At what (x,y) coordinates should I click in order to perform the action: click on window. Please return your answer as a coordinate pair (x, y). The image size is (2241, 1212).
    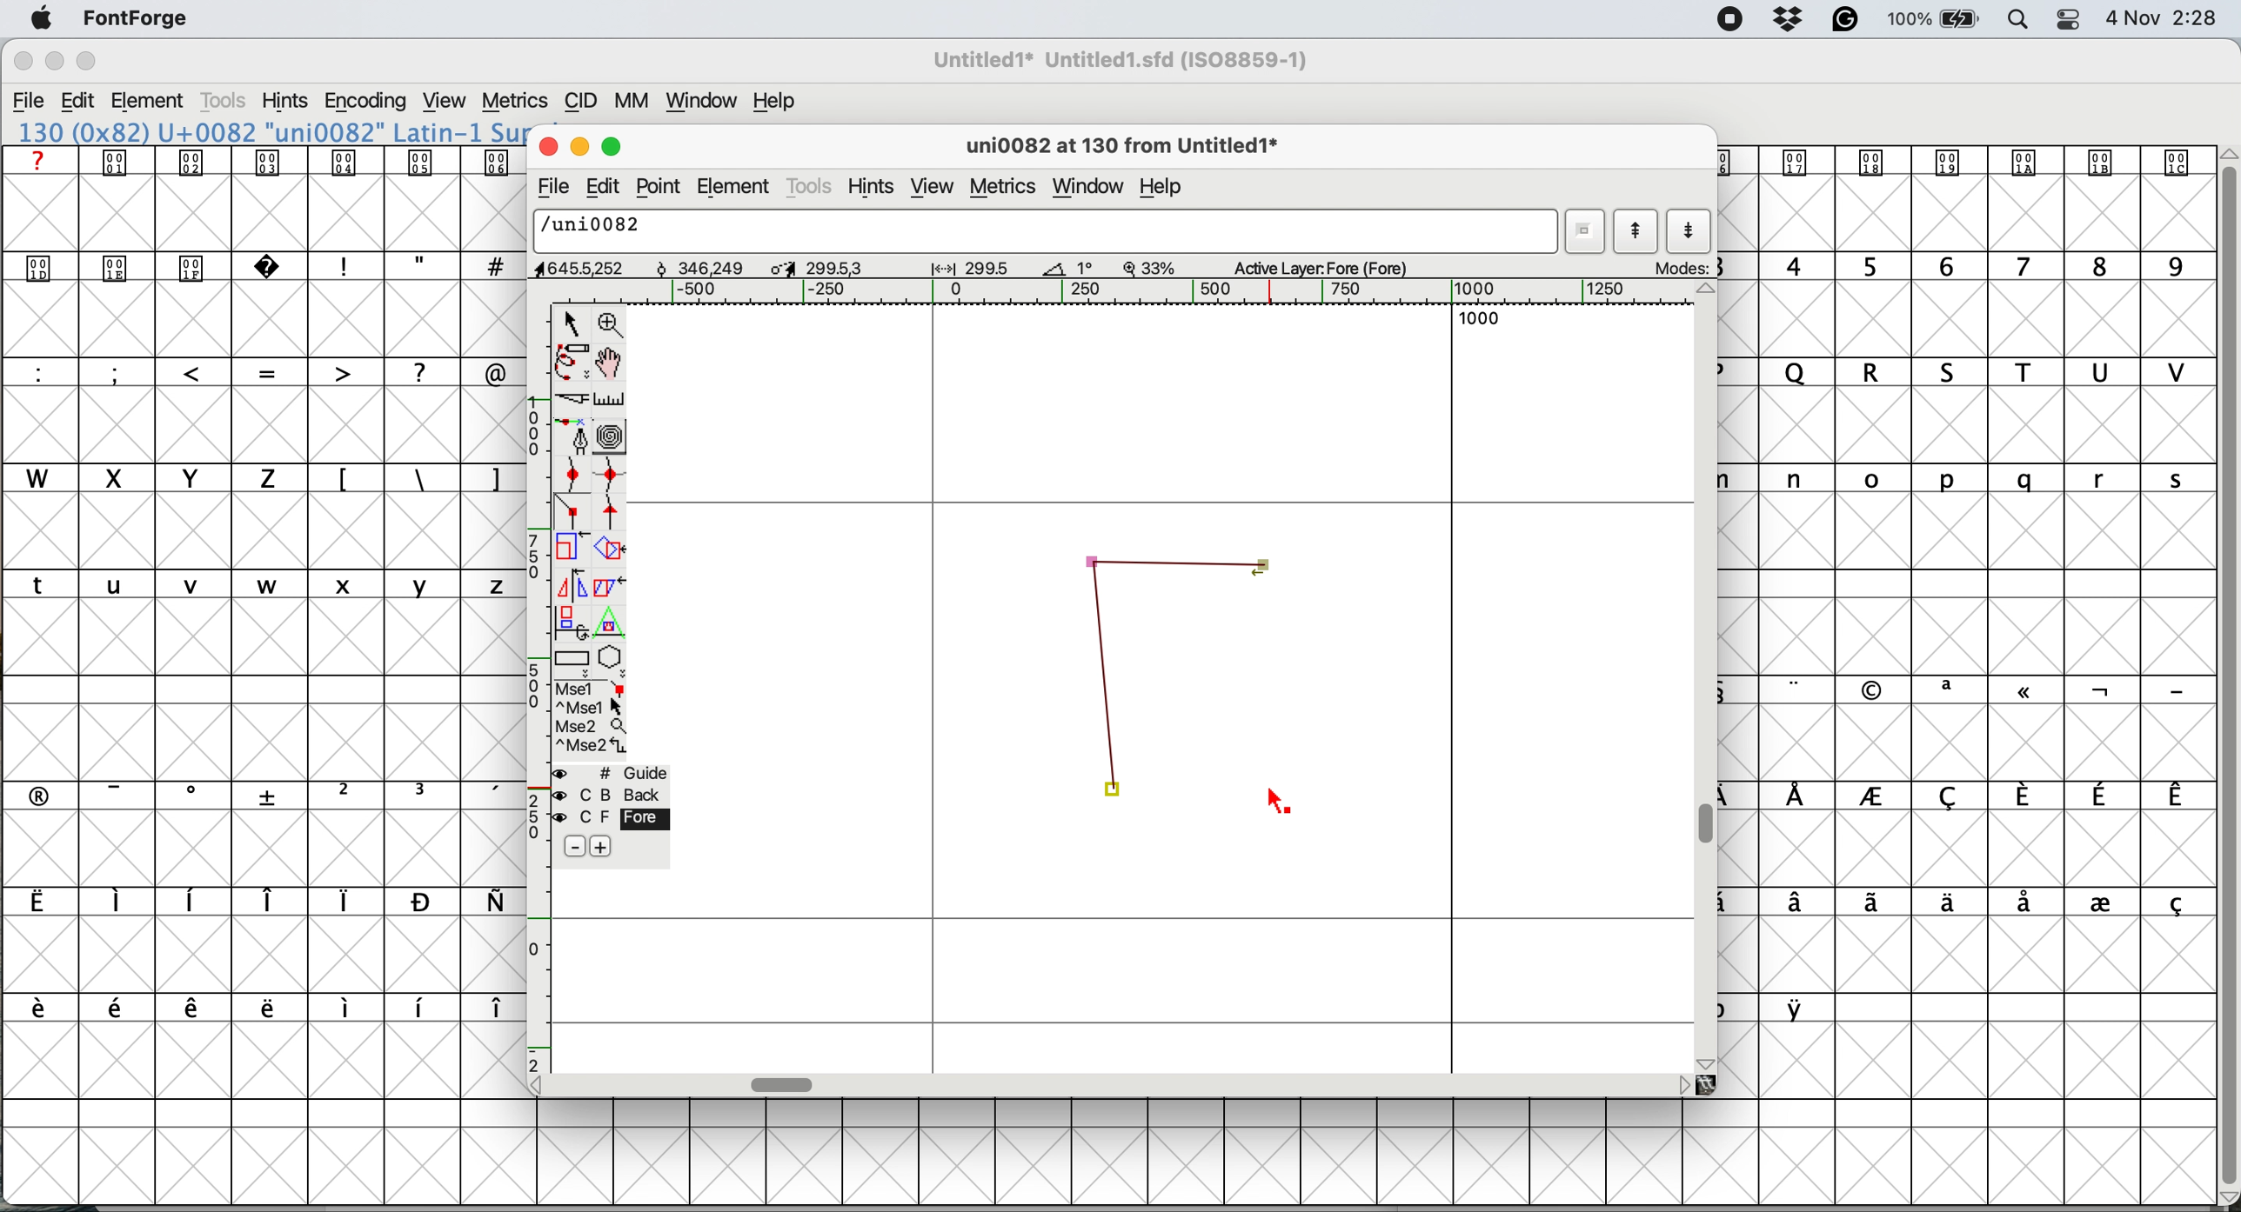
    Looking at the image, I should click on (705, 101).